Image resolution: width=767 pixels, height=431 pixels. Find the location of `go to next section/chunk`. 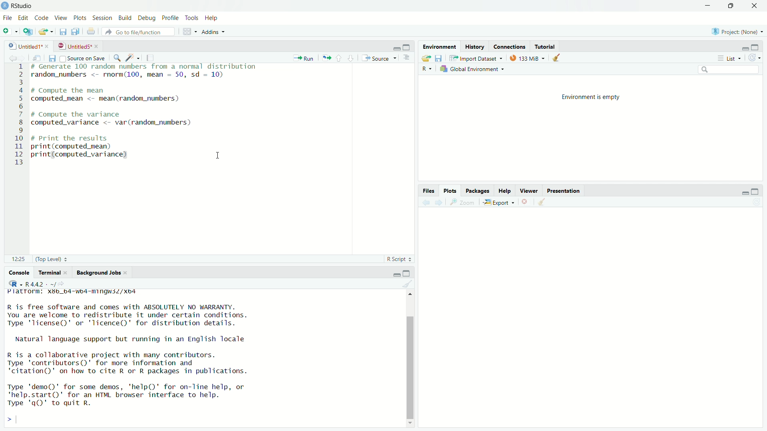

go to next section/chunk is located at coordinates (352, 58).